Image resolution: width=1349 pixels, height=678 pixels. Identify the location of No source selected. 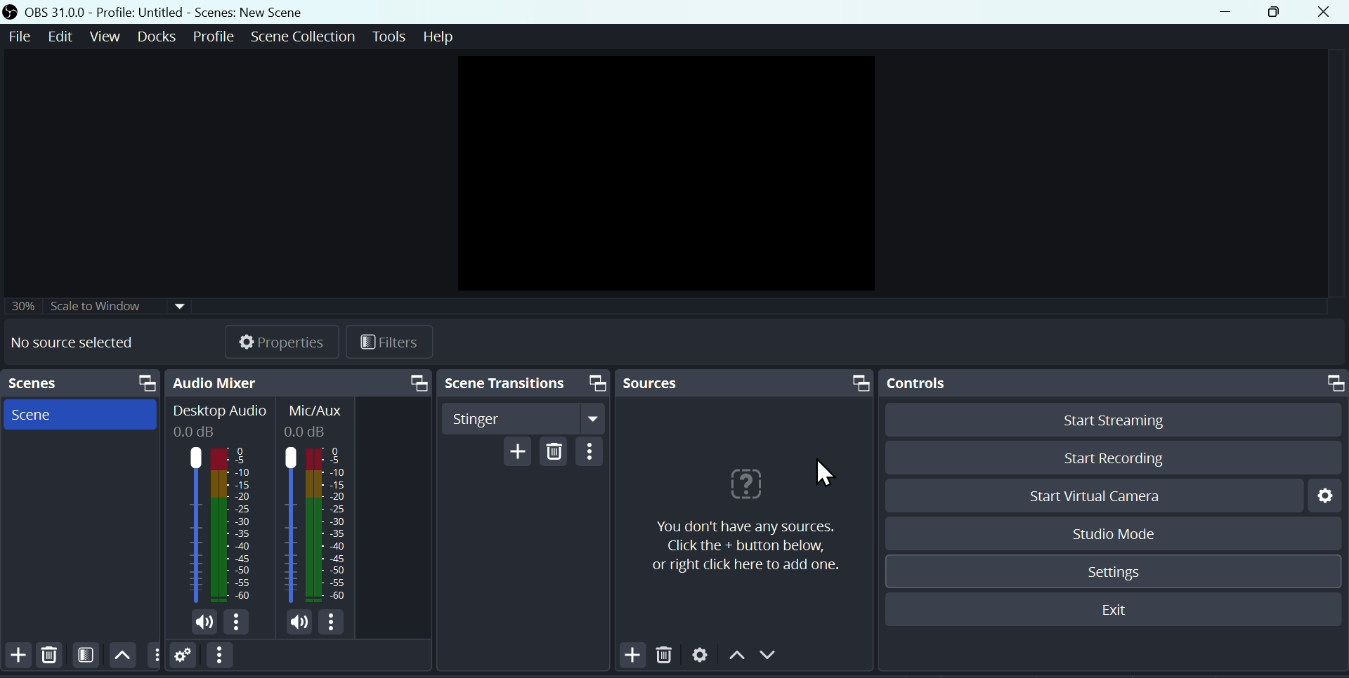
(72, 342).